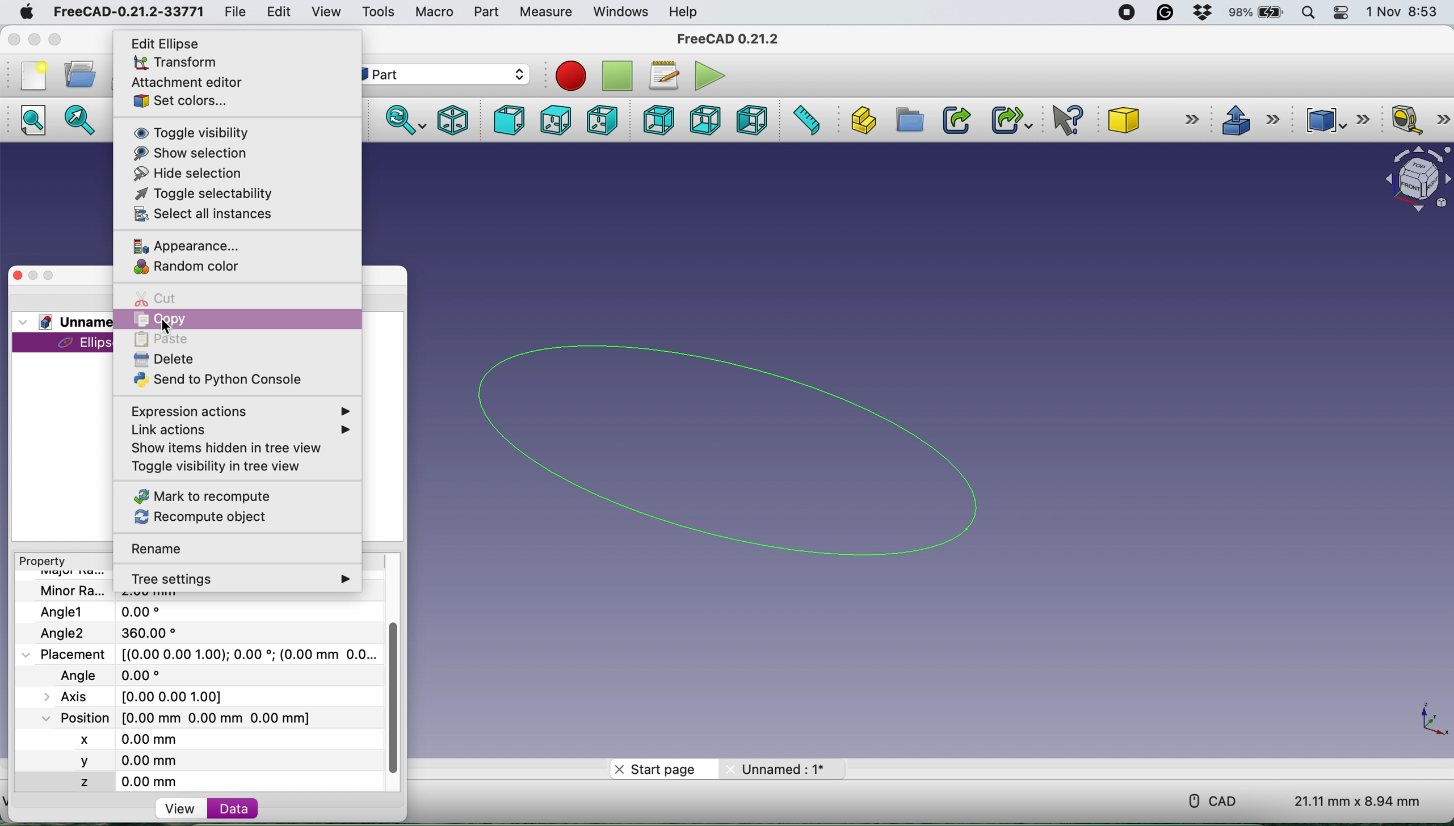 This screenshot has width=1454, height=826. Describe the element at coordinates (1417, 120) in the screenshot. I see `measure linear` at that location.